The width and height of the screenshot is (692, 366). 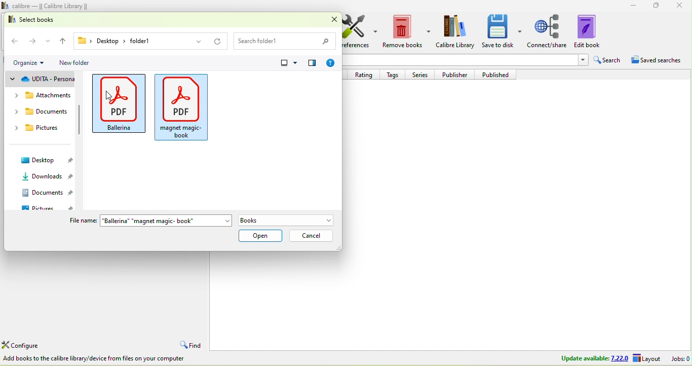 I want to click on calibre- calibre library, so click(x=53, y=6).